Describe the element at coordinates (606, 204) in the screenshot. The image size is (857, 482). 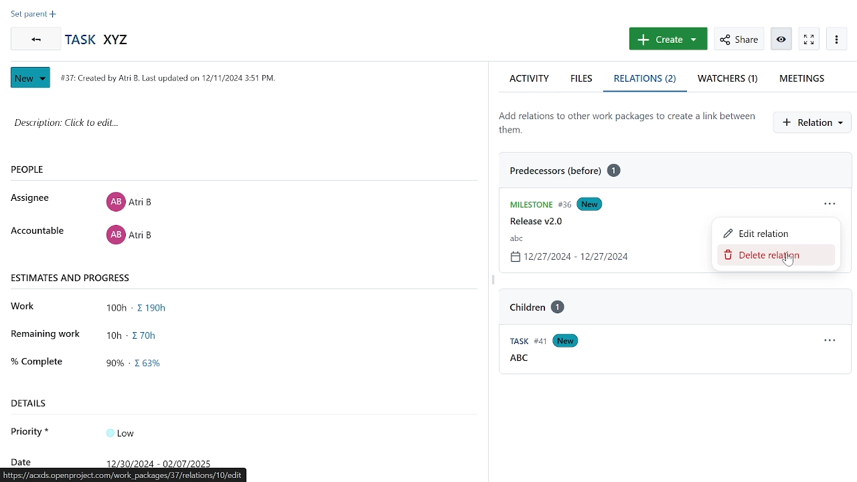
I see `New` at that location.